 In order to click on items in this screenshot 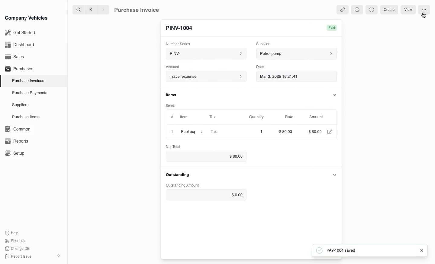, I will do `click(173, 106)`.